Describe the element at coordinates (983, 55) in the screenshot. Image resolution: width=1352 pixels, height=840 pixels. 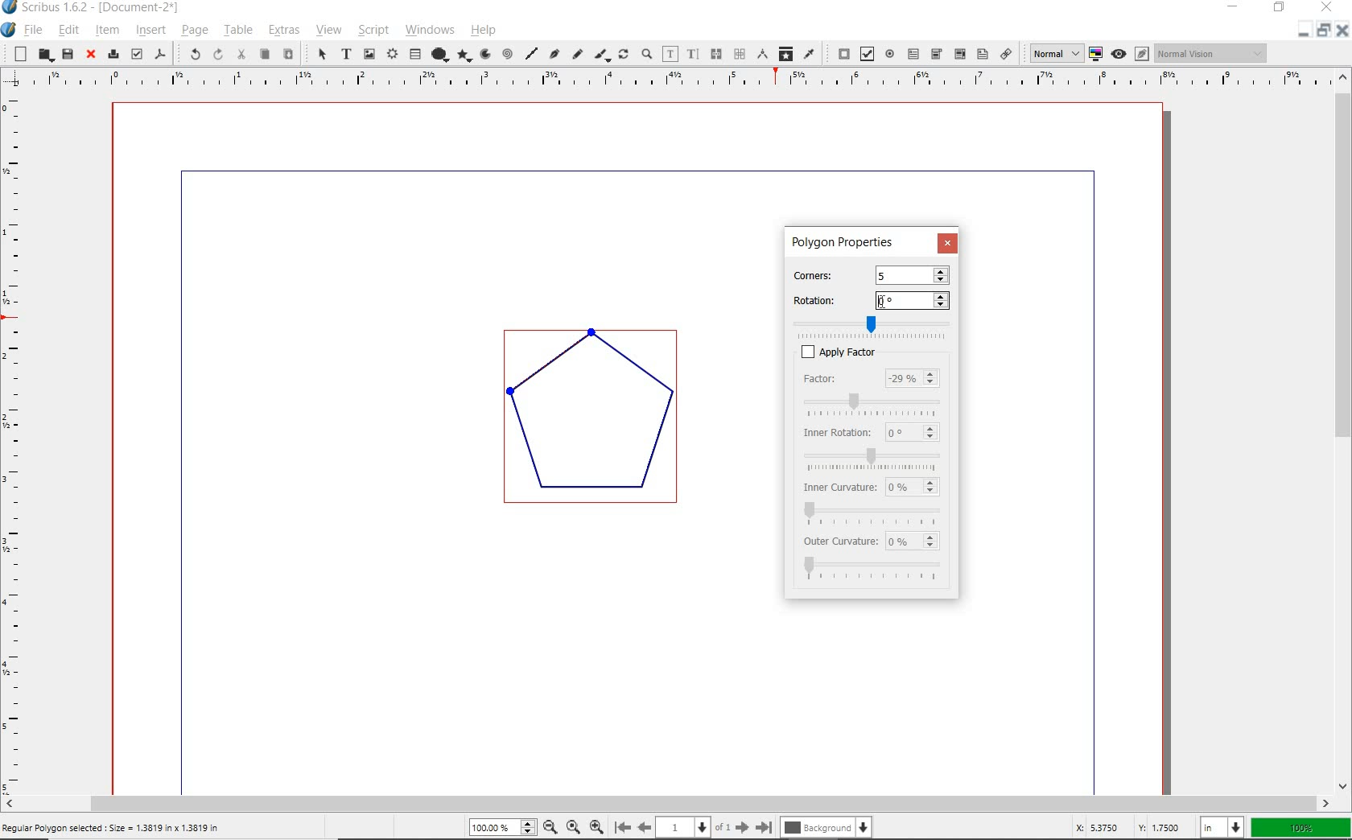
I see `pdf list box` at that location.